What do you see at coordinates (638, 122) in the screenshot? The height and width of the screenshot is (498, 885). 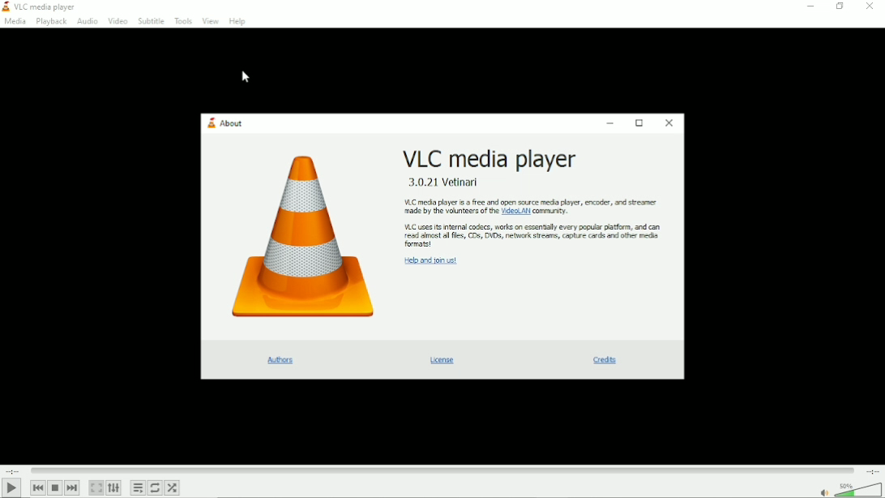 I see `Maximize` at bounding box center [638, 122].